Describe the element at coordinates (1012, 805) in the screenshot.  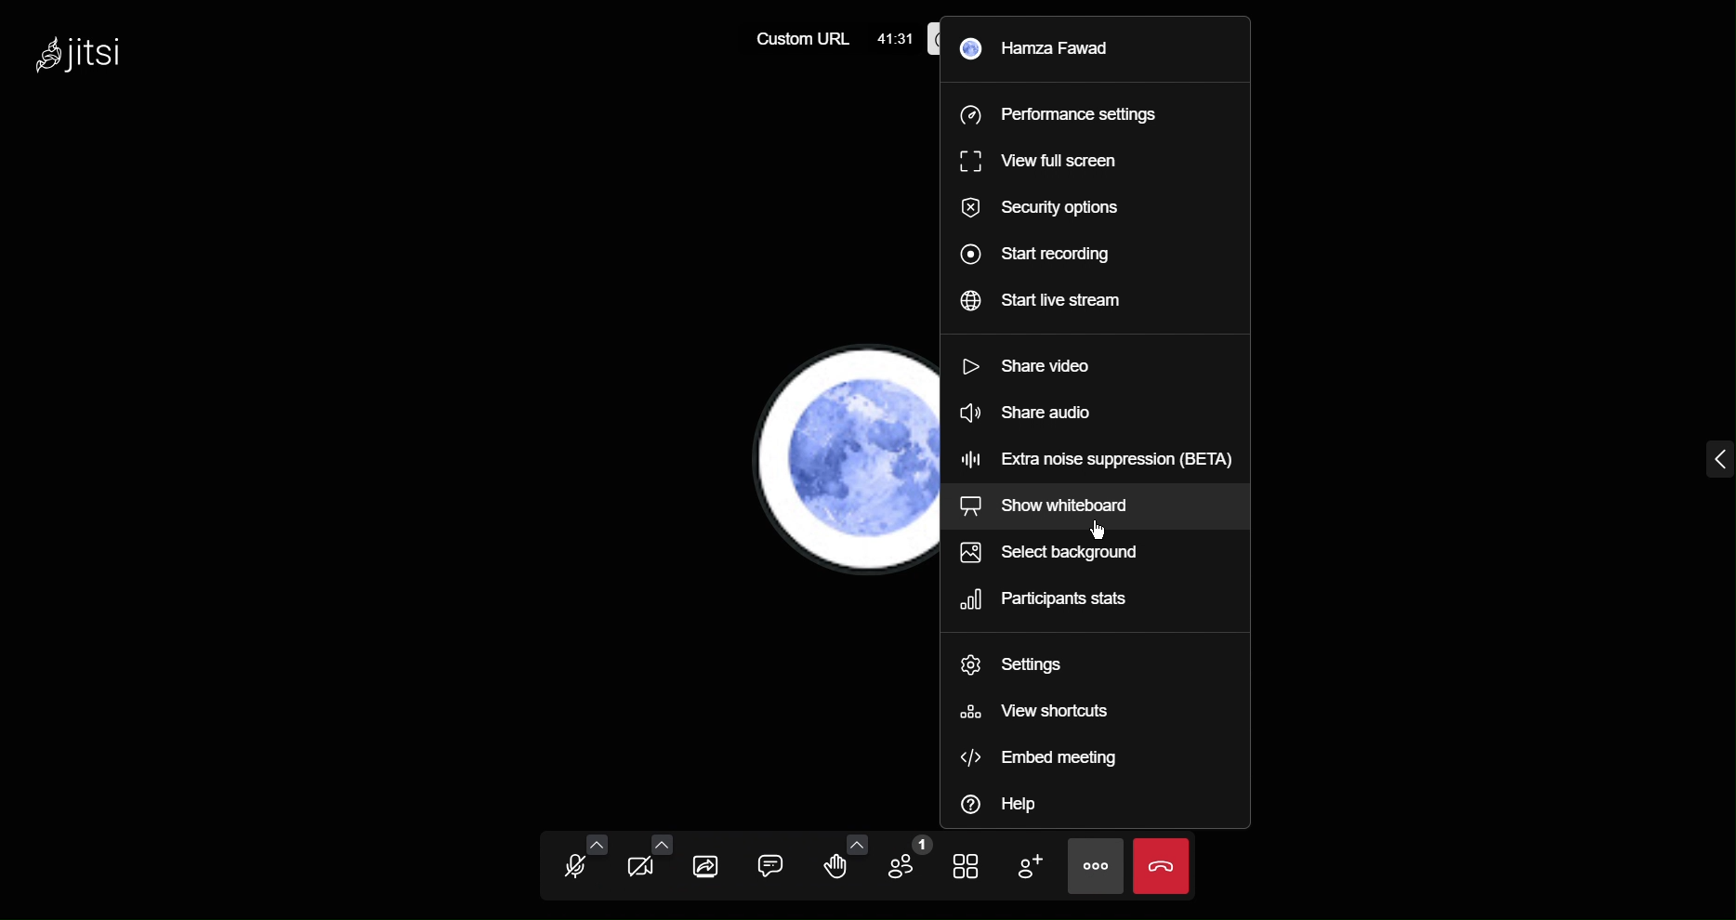
I see `Help` at that location.